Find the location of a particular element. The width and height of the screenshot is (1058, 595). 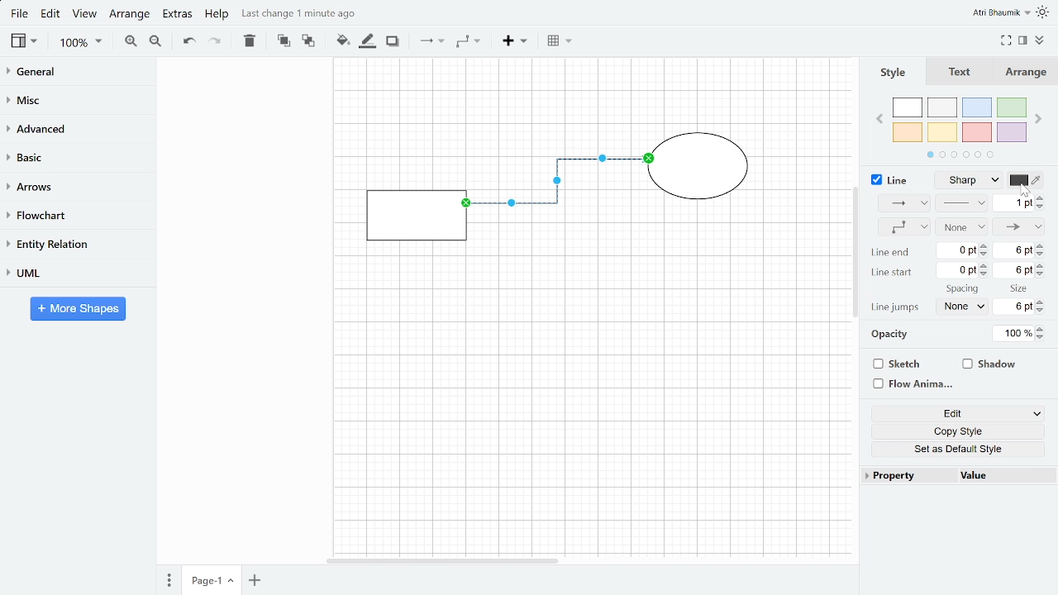

Vertical scrollbar is located at coordinates (855, 251).